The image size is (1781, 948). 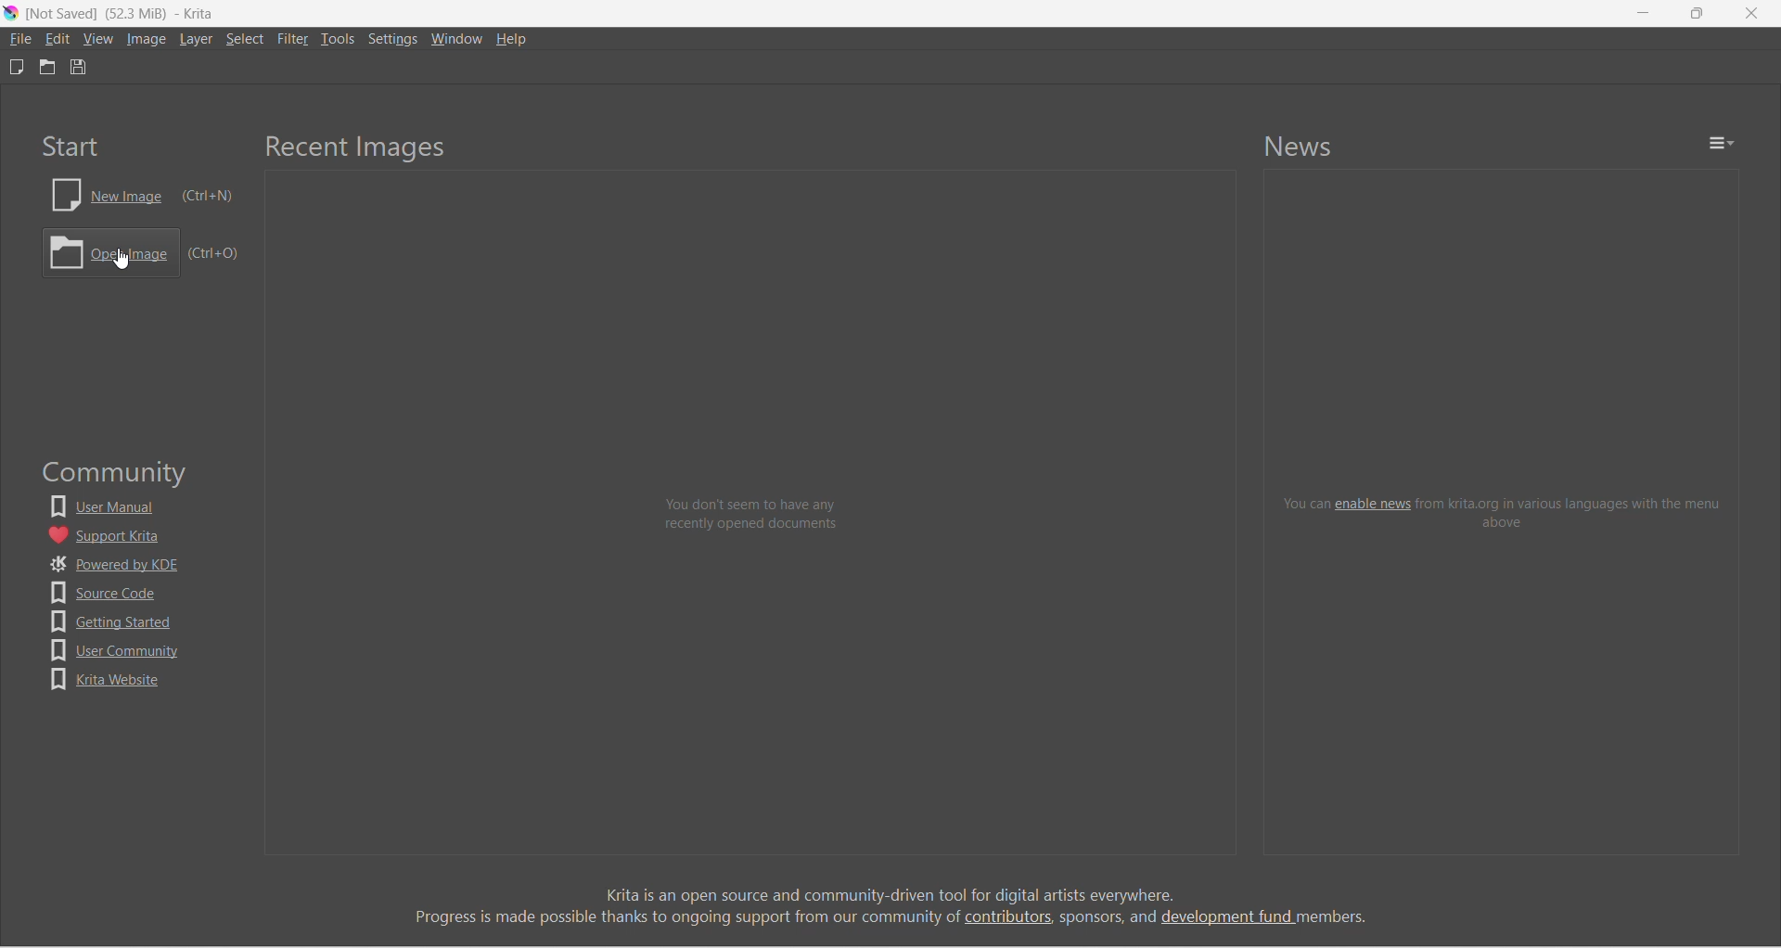 I want to click on community, so click(x=119, y=473).